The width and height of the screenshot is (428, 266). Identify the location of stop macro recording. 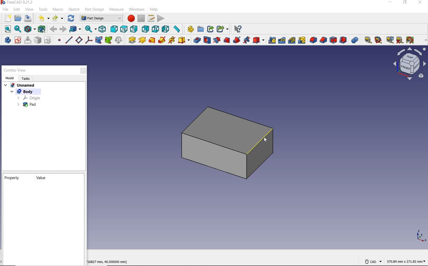
(141, 19).